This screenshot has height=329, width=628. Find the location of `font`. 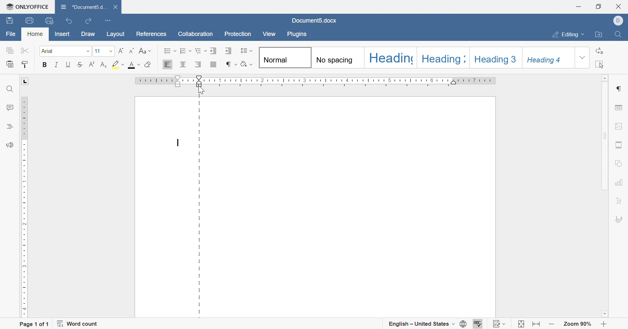

font is located at coordinates (49, 51).